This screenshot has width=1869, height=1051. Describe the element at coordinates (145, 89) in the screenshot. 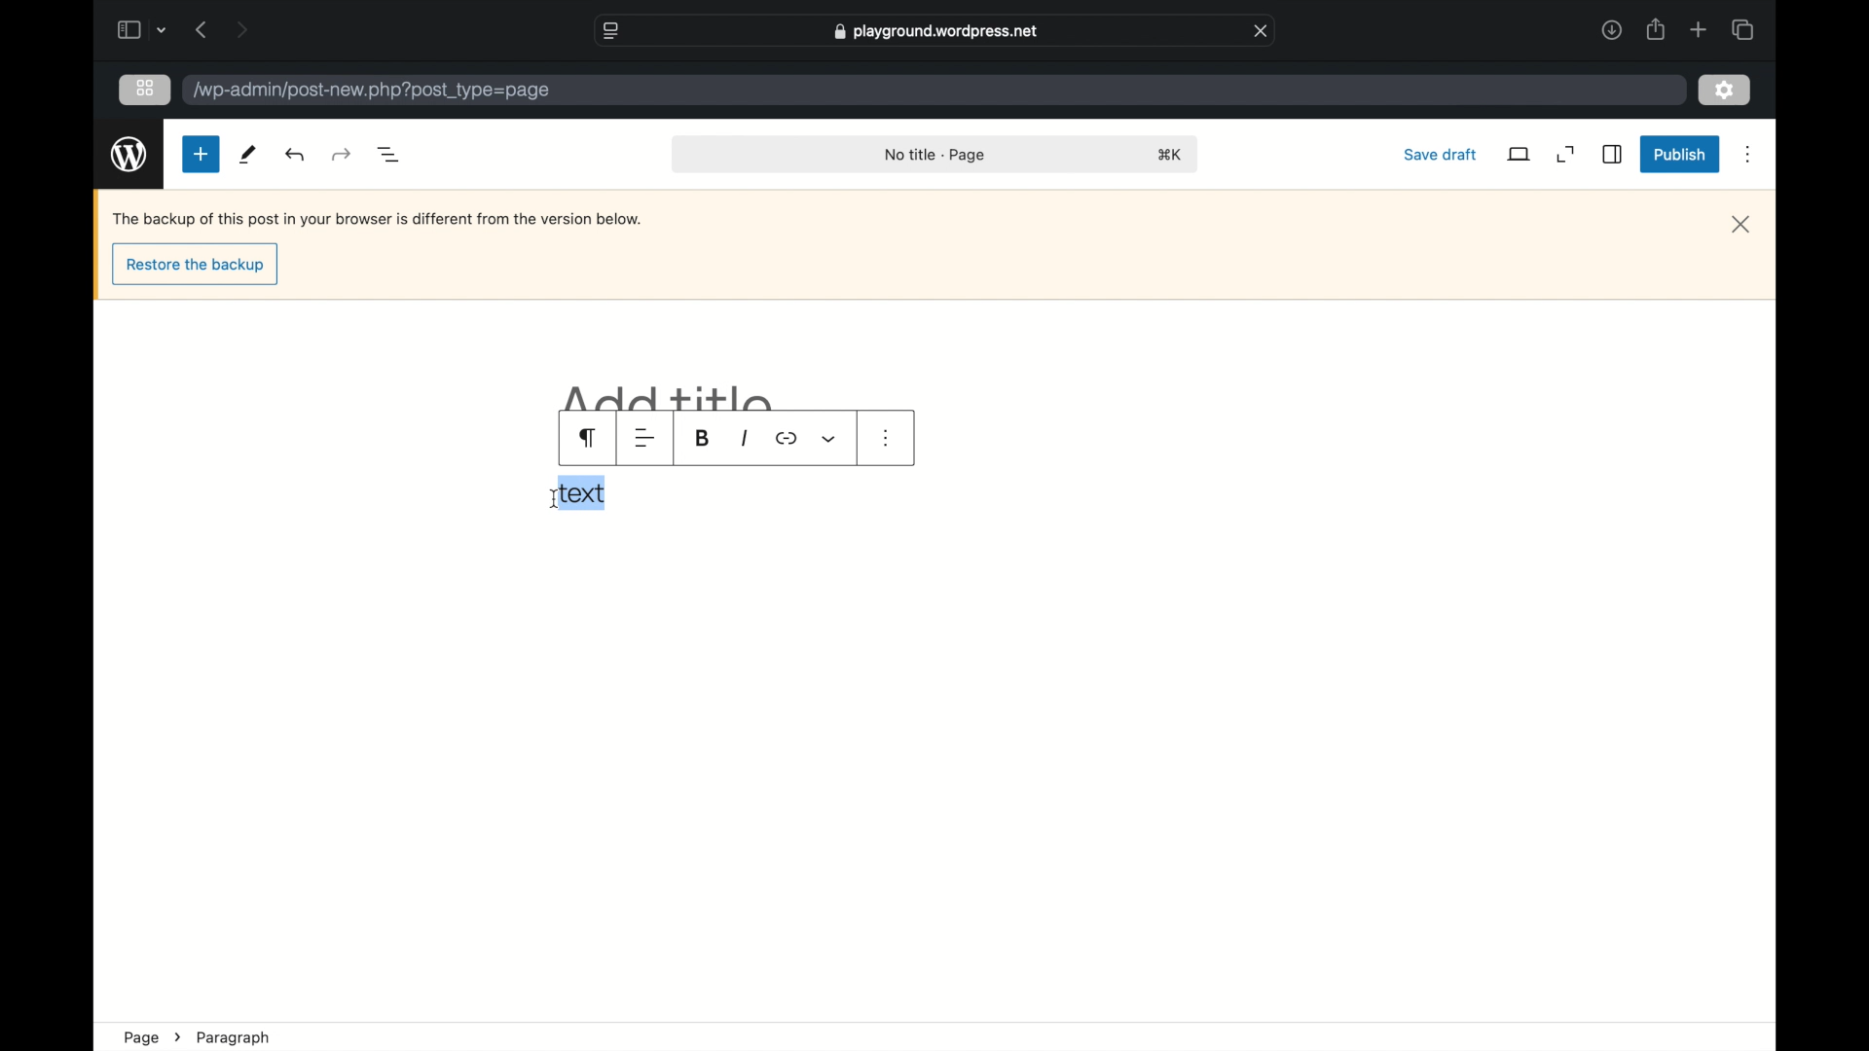

I see `grid view` at that location.